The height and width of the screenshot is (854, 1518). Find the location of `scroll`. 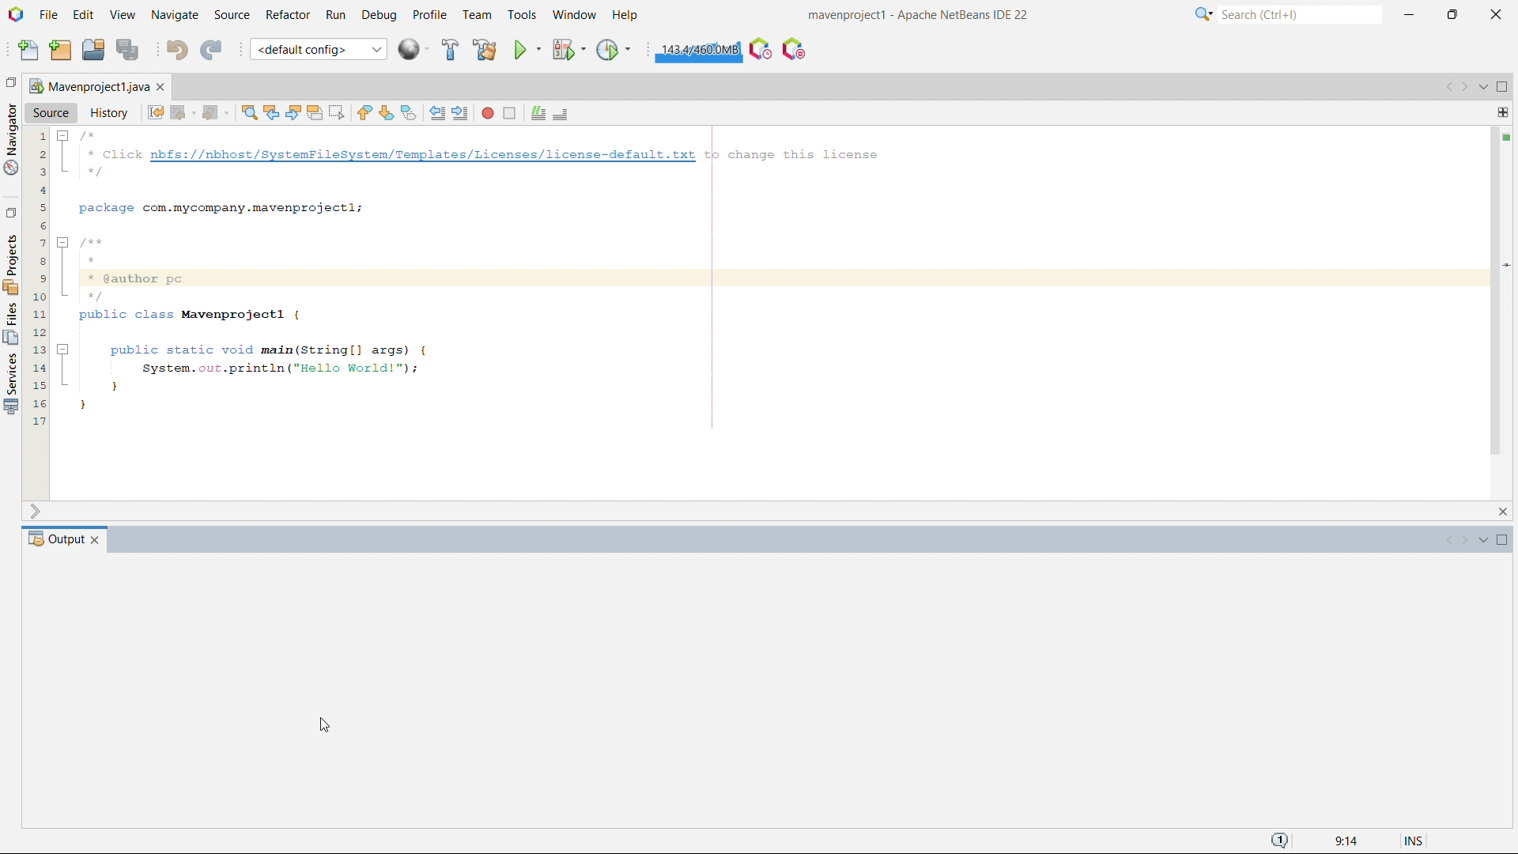

scroll is located at coordinates (35, 818).